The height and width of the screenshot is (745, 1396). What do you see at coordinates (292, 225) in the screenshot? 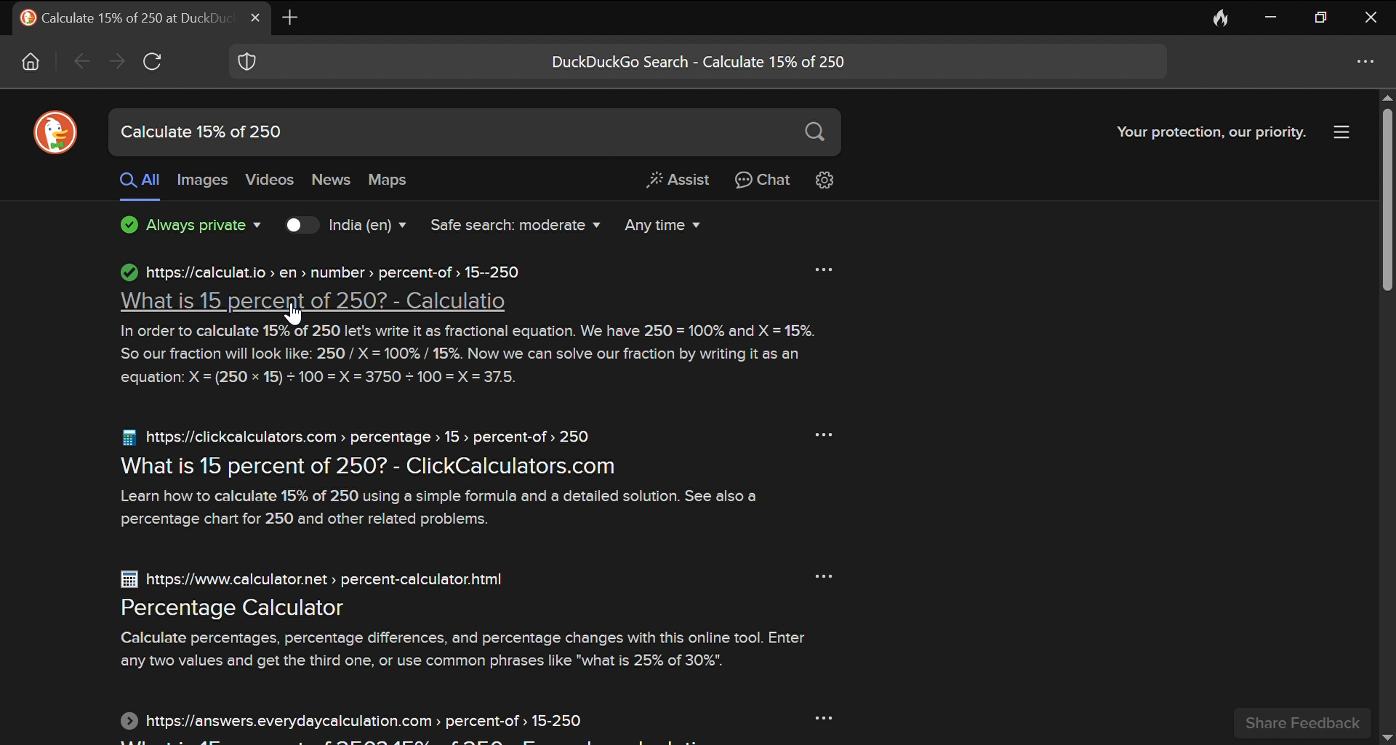
I see `Turn on/off` at bounding box center [292, 225].